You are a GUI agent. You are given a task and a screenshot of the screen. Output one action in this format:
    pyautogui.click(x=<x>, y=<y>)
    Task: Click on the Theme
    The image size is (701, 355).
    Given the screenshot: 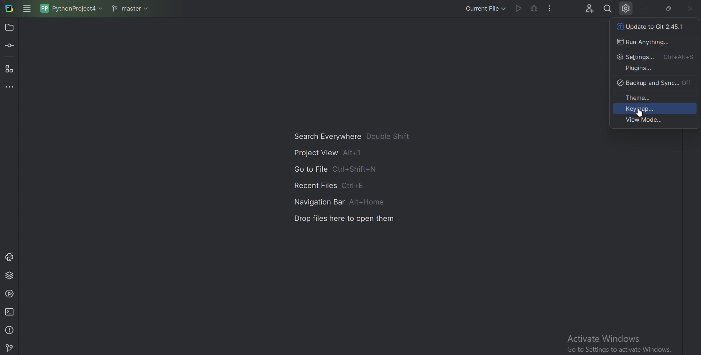 What is the action you would take?
    pyautogui.click(x=636, y=97)
    